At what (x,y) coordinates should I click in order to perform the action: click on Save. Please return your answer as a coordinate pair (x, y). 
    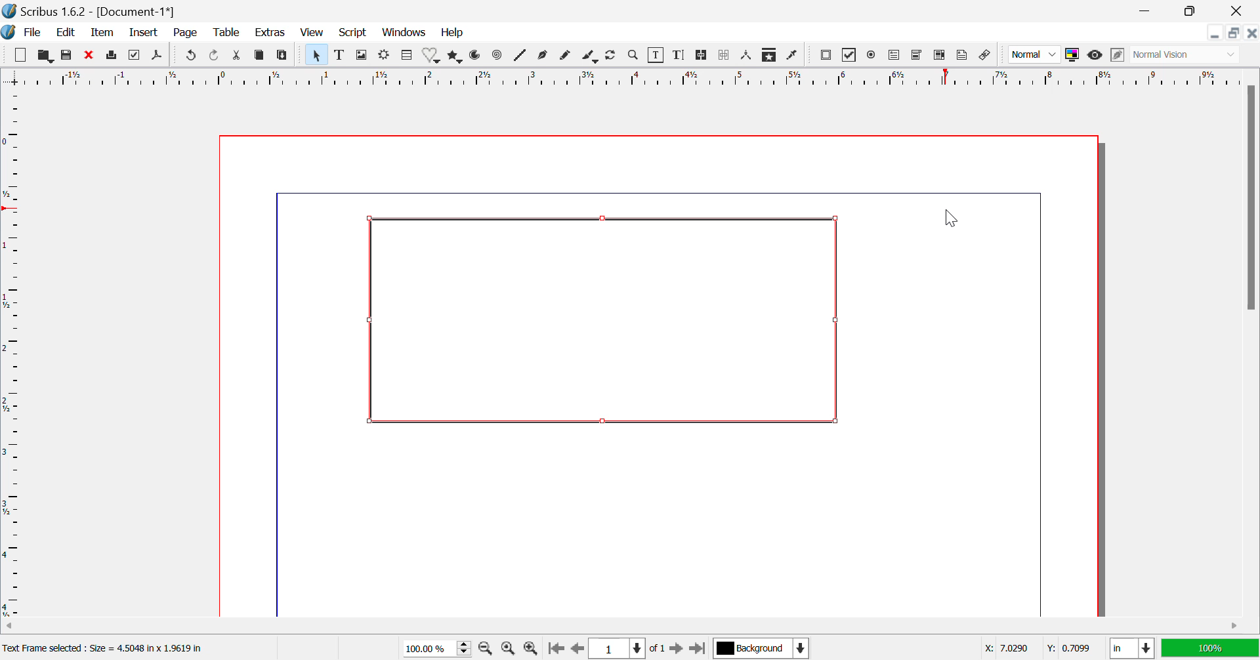
    Looking at the image, I should click on (66, 55).